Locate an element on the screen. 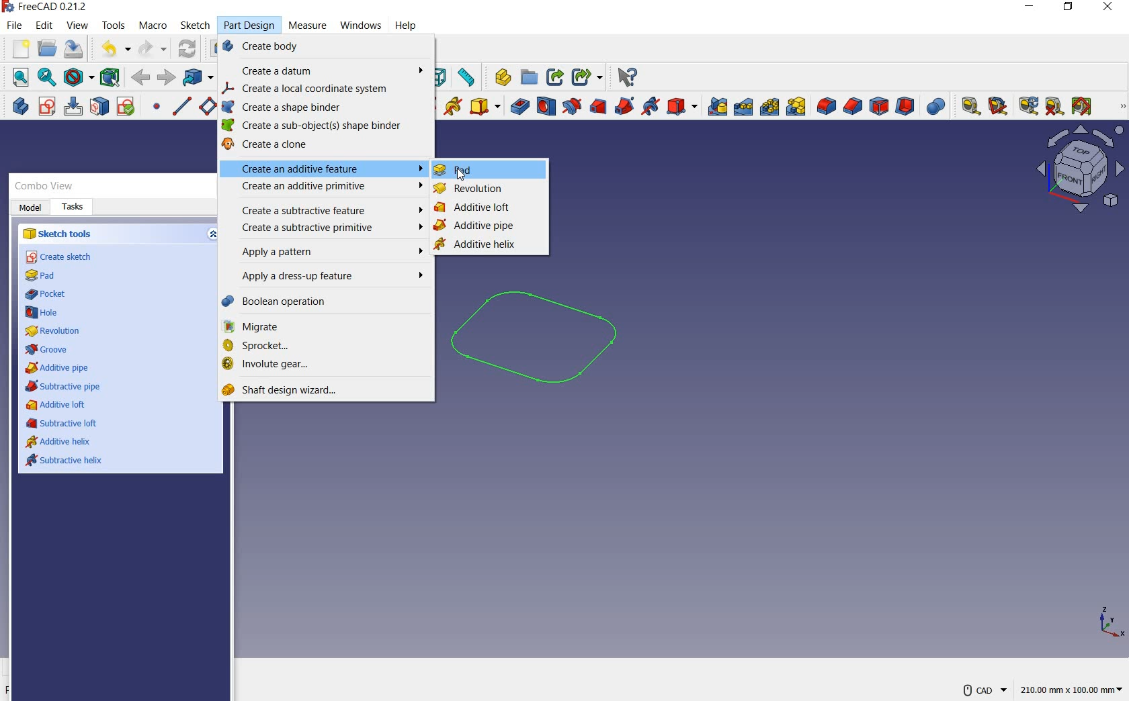  measure distance  is located at coordinates (468, 77).